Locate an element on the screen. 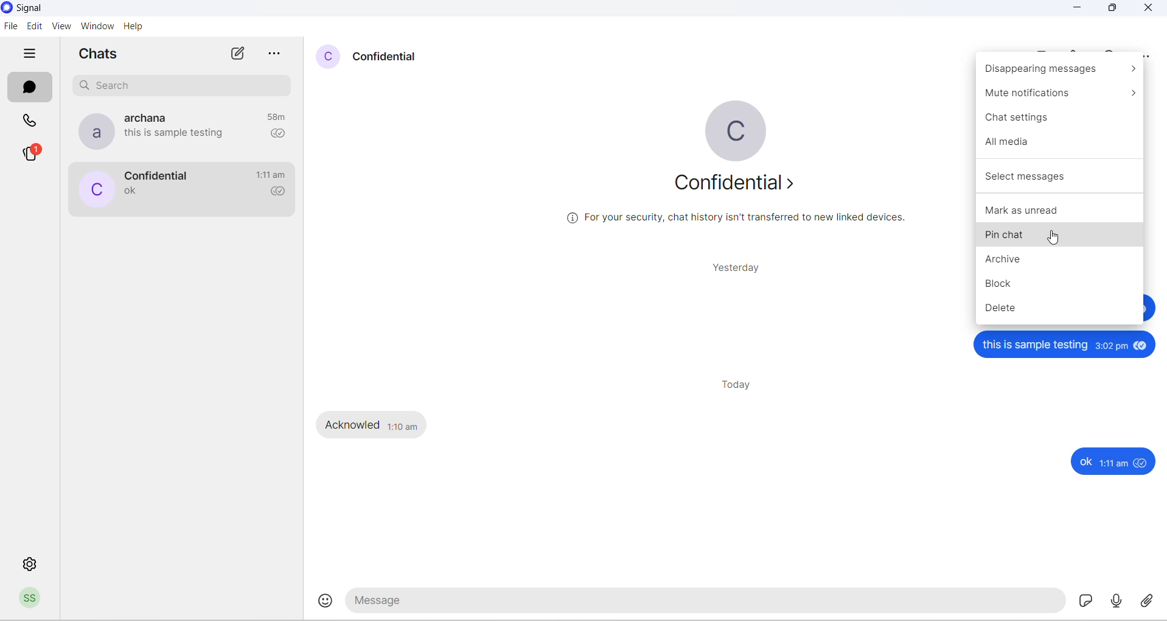 This screenshot has height=621, width=1167. For your security, chat history isn't transferred to new linked devices. is located at coordinates (735, 218).